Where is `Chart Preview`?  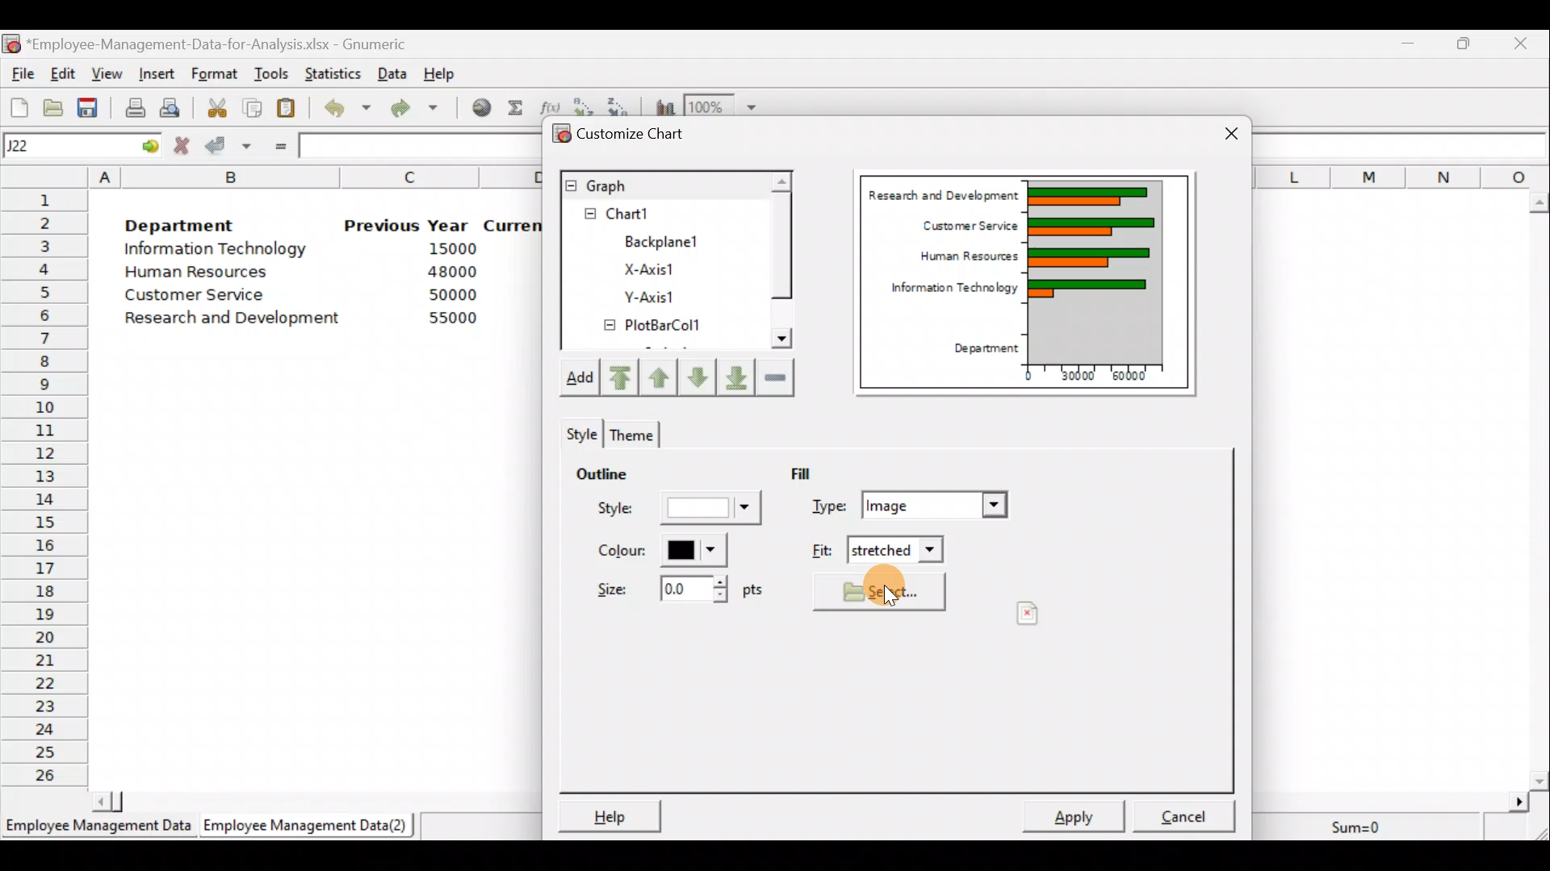 Chart Preview is located at coordinates (1096, 271).